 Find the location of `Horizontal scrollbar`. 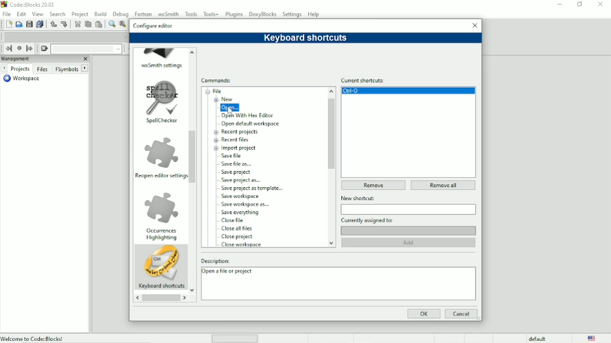

Horizontal scrollbar is located at coordinates (161, 299).